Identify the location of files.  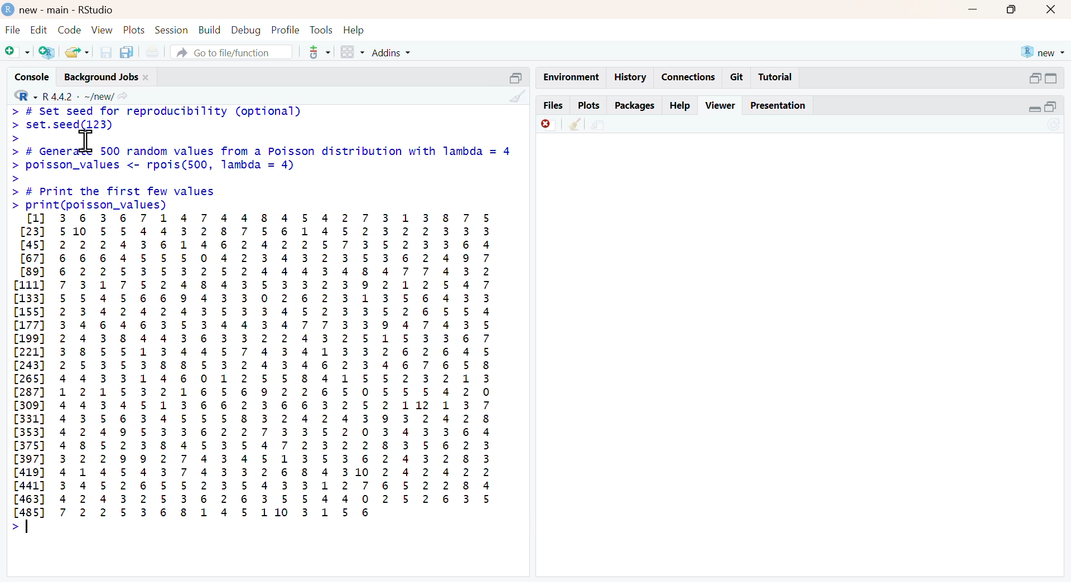
(554, 104).